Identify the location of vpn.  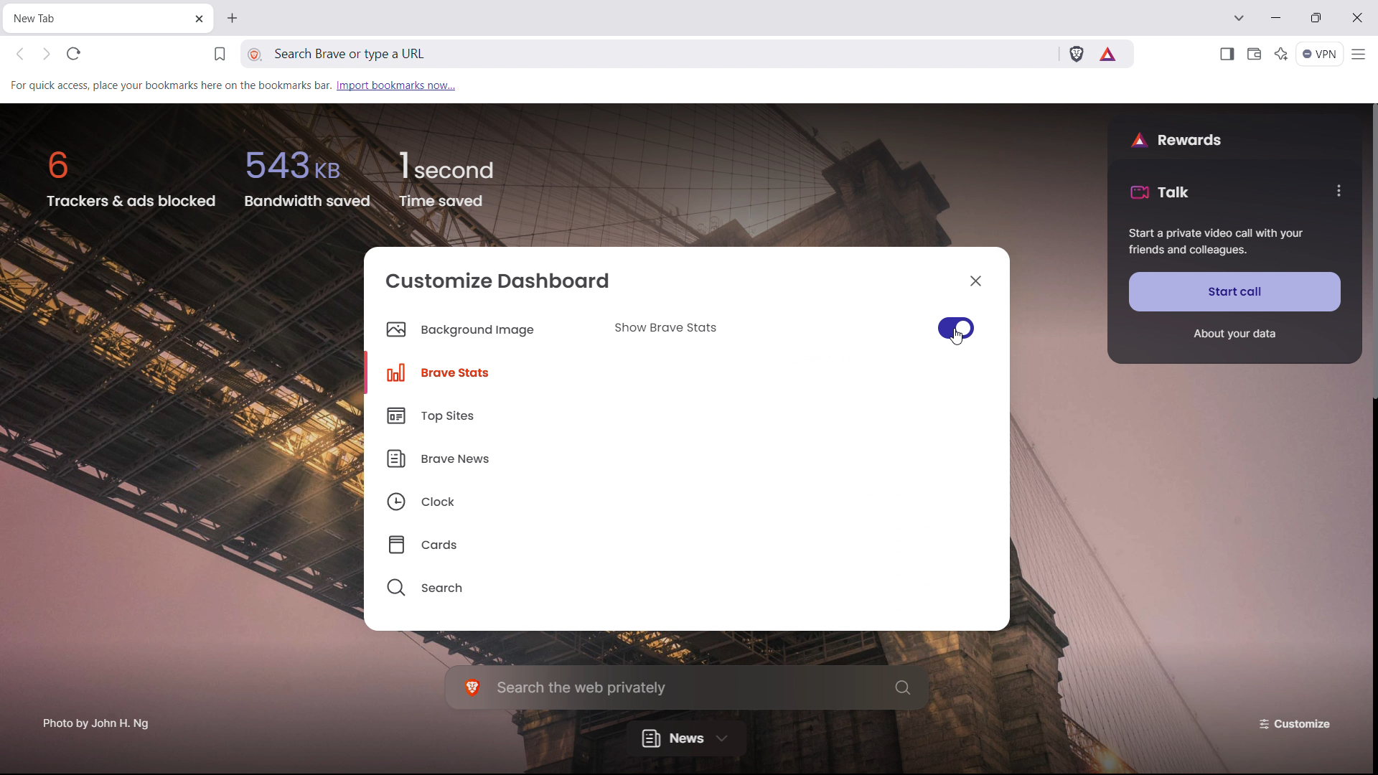
(1321, 55).